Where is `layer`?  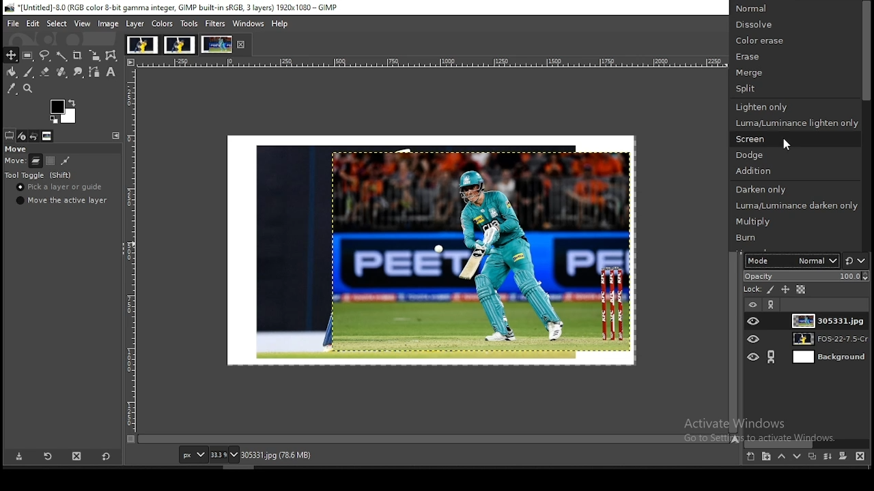
layer is located at coordinates (830, 320).